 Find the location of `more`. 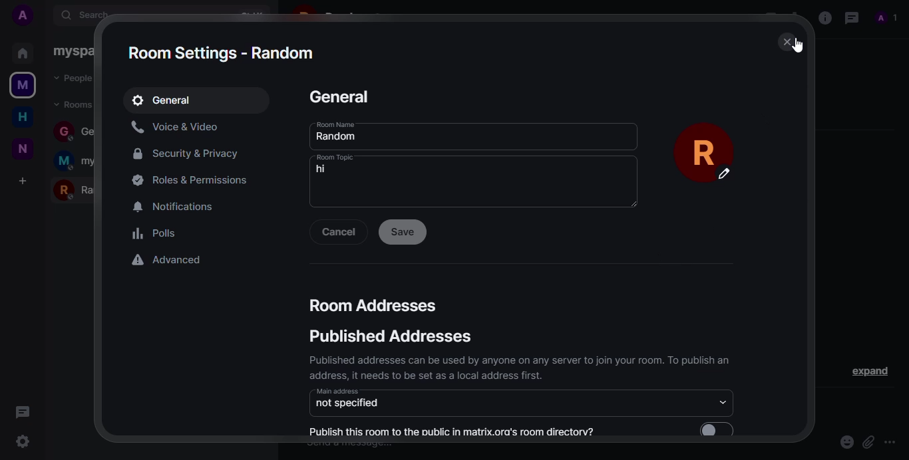

more is located at coordinates (890, 443).